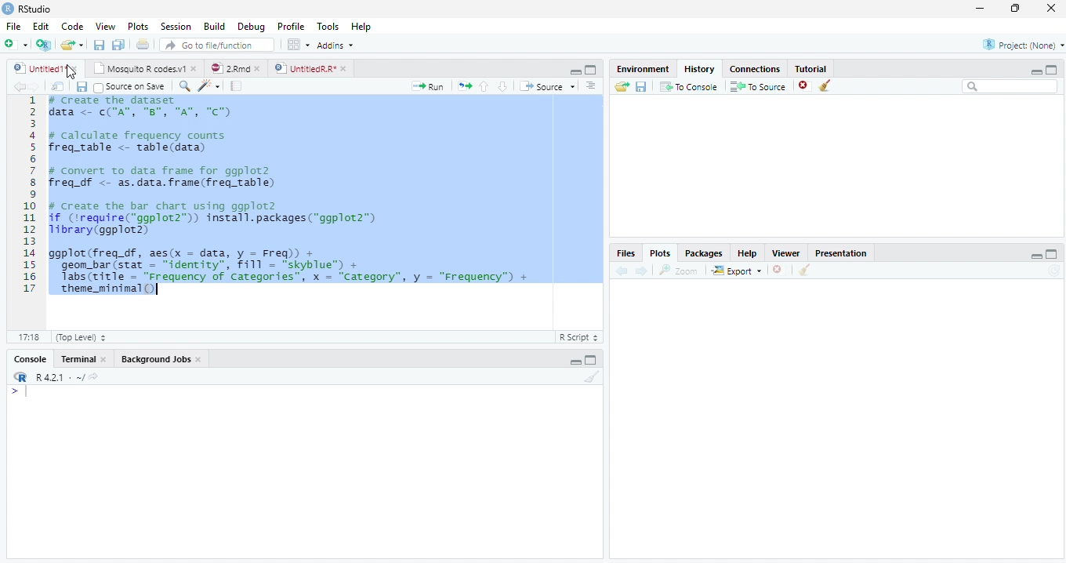  What do you see at coordinates (790, 254) in the screenshot?
I see `Viewer` at bounding box center [790, 254].